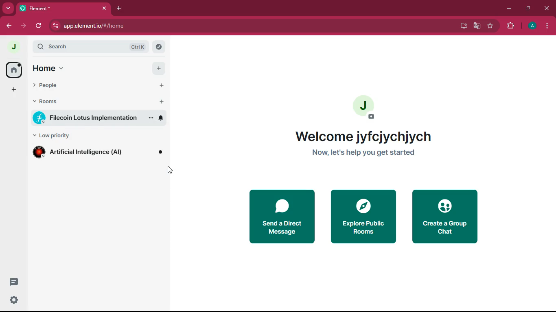 The height and width of the screenshot is (312, 556). What do you see at coordinates (363, 136) in the screenshot?
I see `welcome` at bounding box center [363, 136].